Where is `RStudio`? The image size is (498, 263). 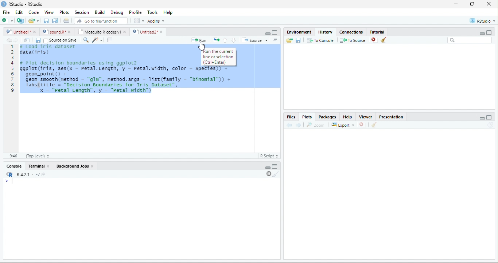
RStudio is located at coordinates (483, 21).